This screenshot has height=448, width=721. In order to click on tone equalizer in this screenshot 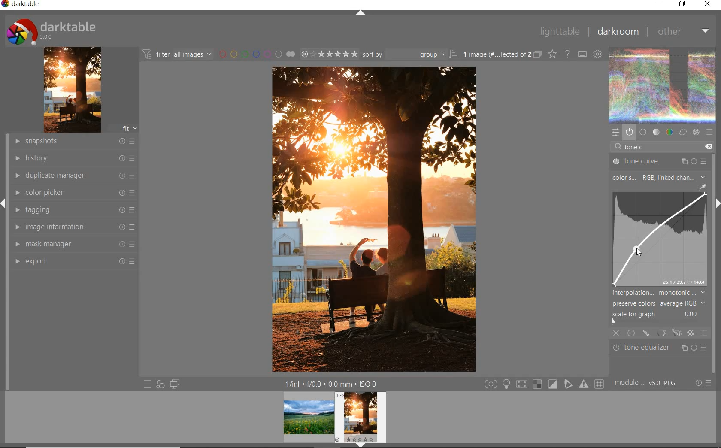, I will do `click(658, 348)`.